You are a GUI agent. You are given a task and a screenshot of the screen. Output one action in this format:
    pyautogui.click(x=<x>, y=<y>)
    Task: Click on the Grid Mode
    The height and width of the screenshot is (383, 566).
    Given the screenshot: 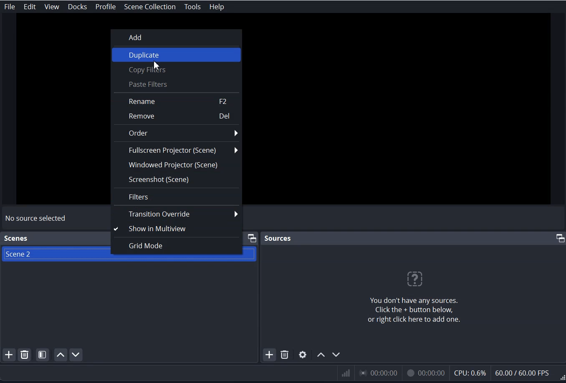 What is the action you would take?
    pyautogui.click(x=177, y=246)
    